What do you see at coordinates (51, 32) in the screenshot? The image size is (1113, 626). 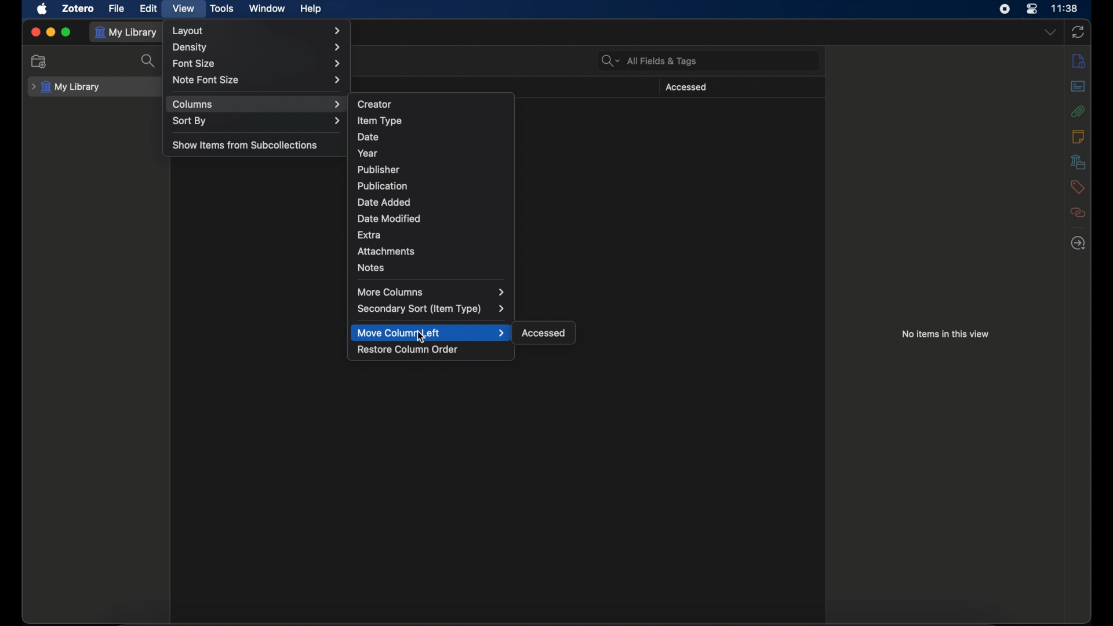 I see `minimize` at bounding box center [51, 32].